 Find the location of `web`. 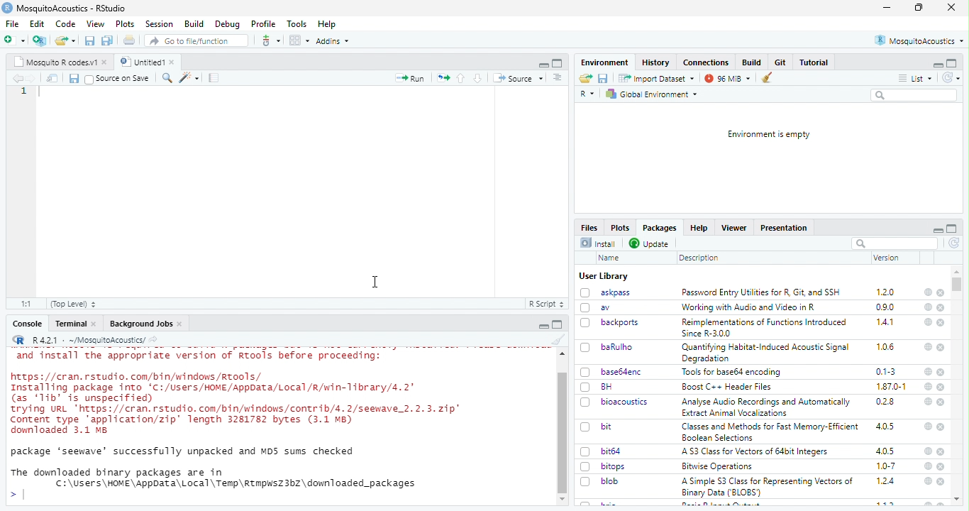

web is located at coordinates (929, 481).